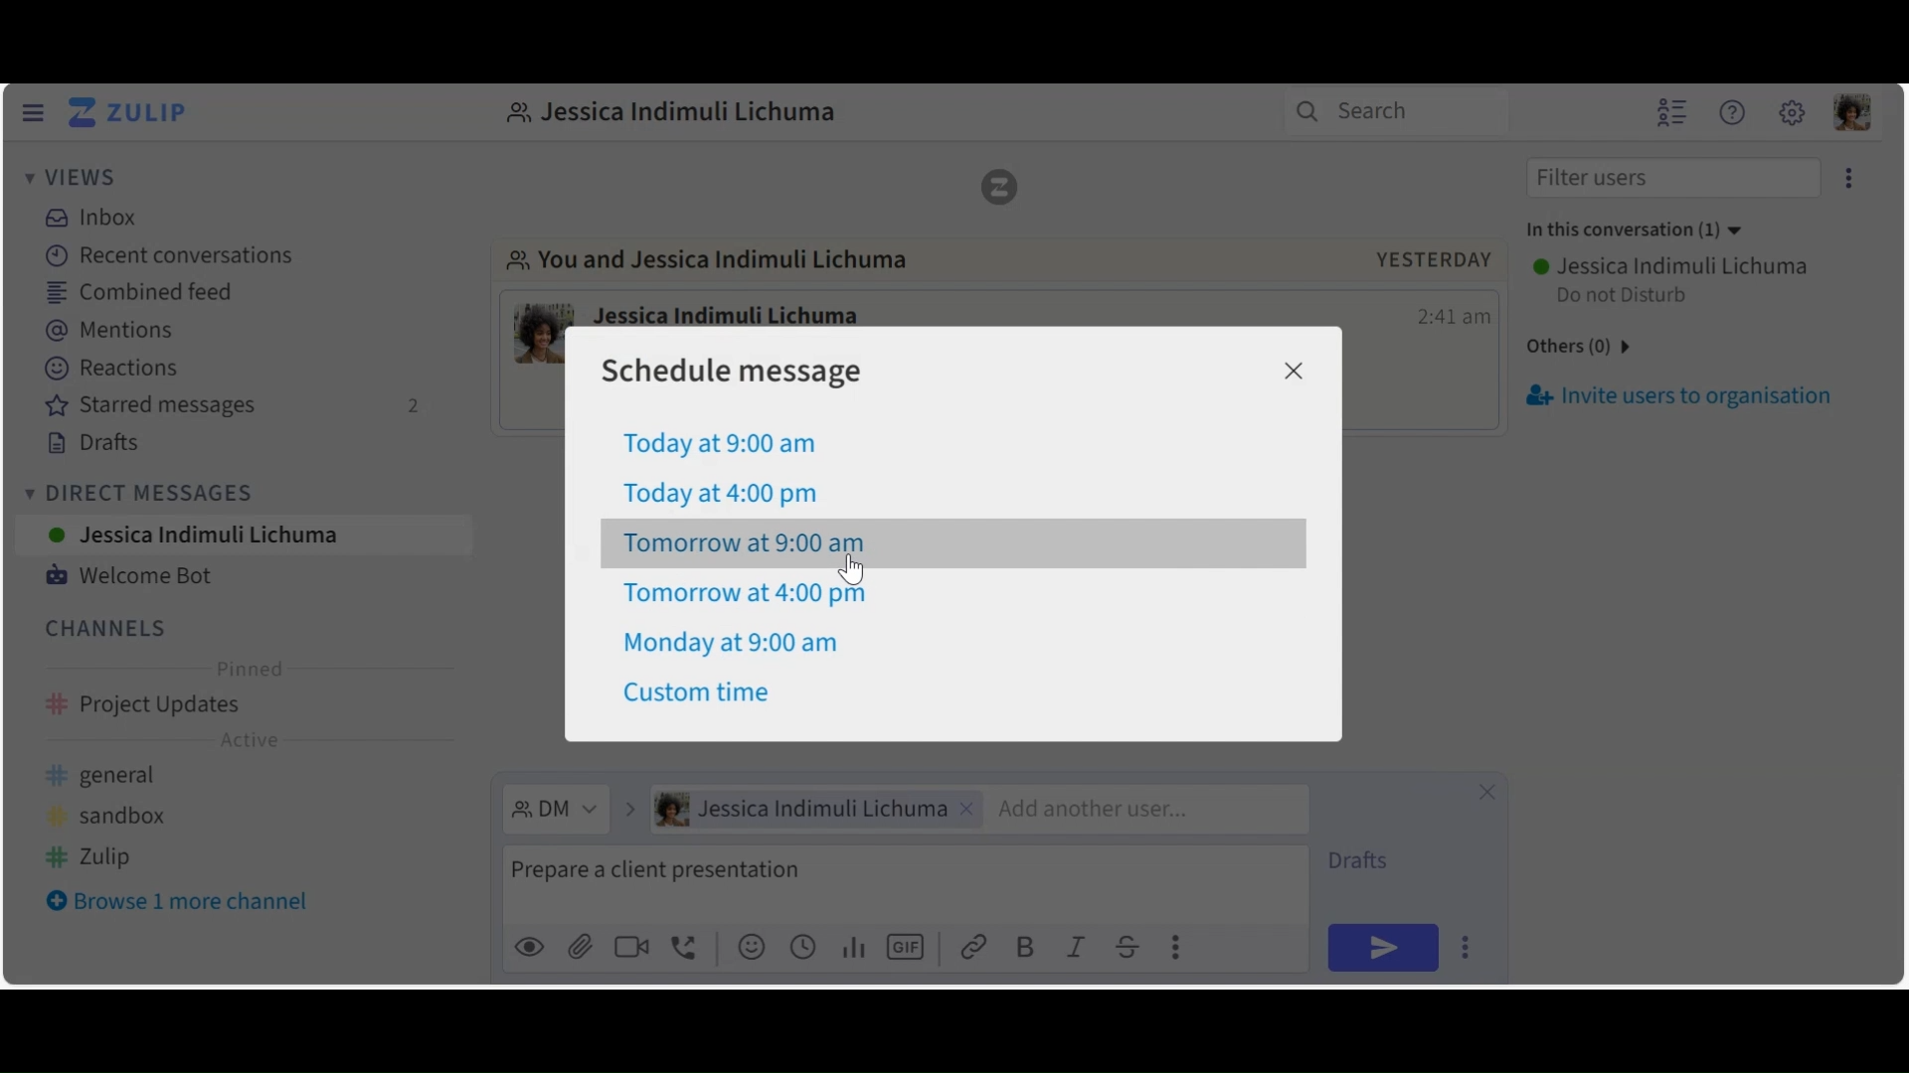 The height and width of the screenshot is (1073, 1909). What do you see at coordinates (181, 777) in the screenshot?
I see `general` at bounding box center [181, 777].